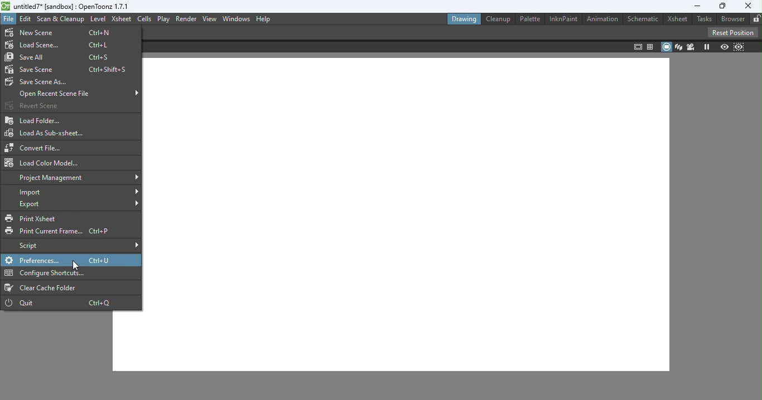 Image resolution: width=762 pixels, height=400 pixels. Describe the element at coordinates (731, 32) in the screenshot. I see `Reset position` at that location.